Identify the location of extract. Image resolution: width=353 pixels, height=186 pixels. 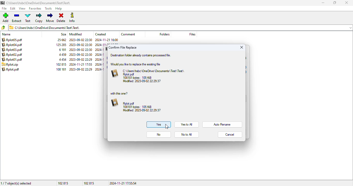
(17, 18).